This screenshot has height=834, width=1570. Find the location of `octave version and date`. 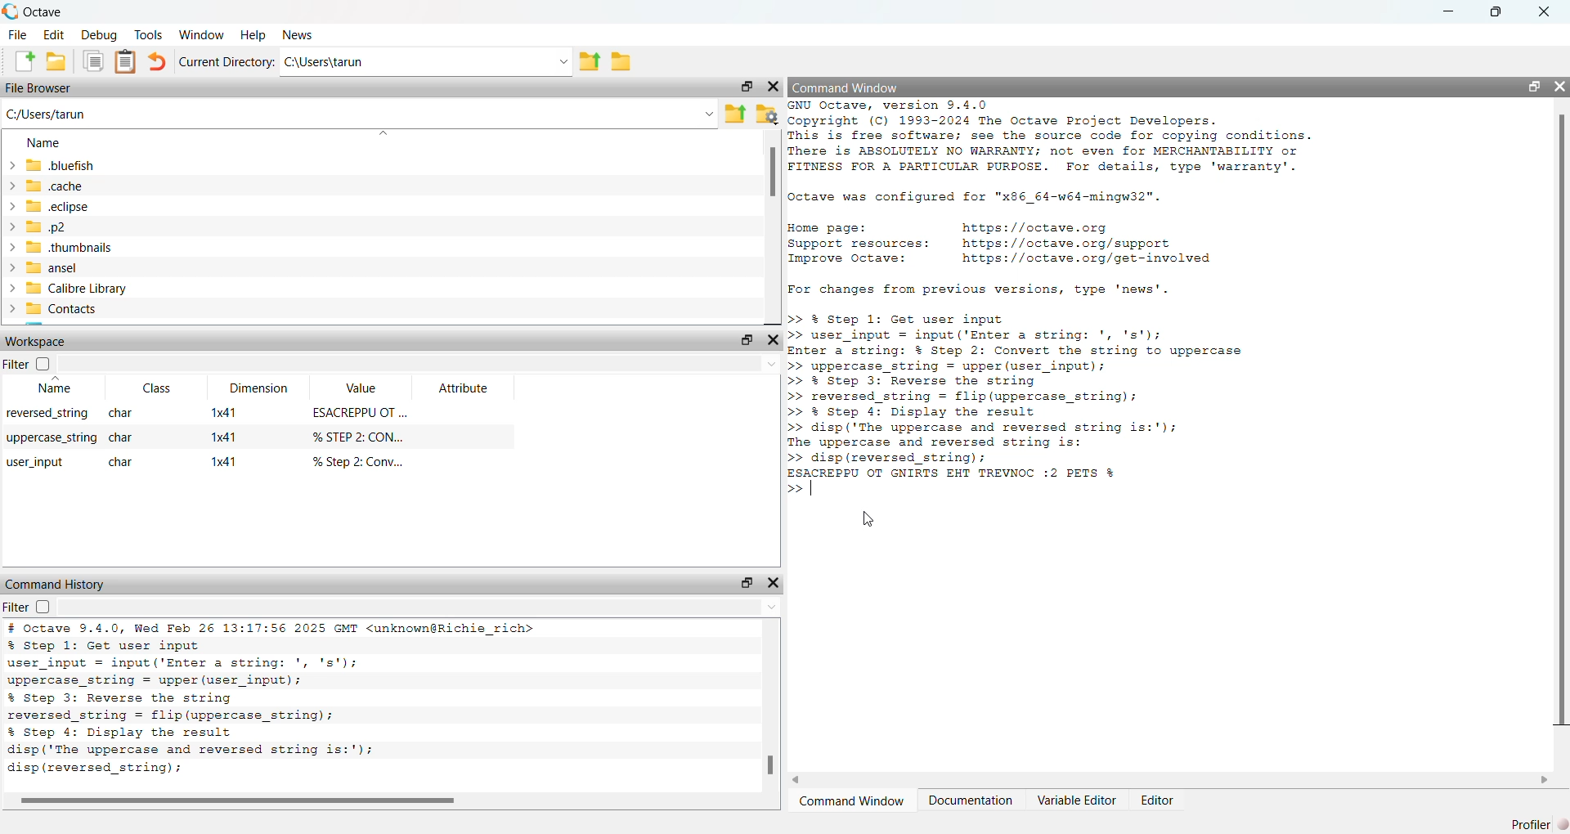

octave version and date is located at coordinates (311, 769).